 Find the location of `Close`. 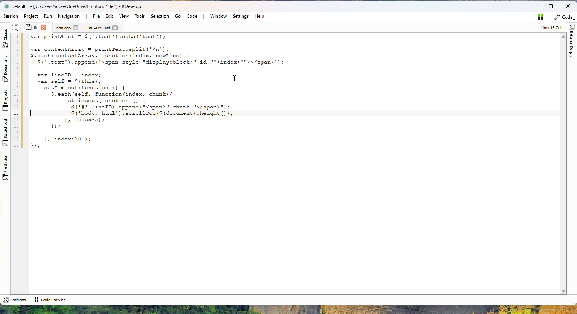

Close is located at coordinates (568, 6).